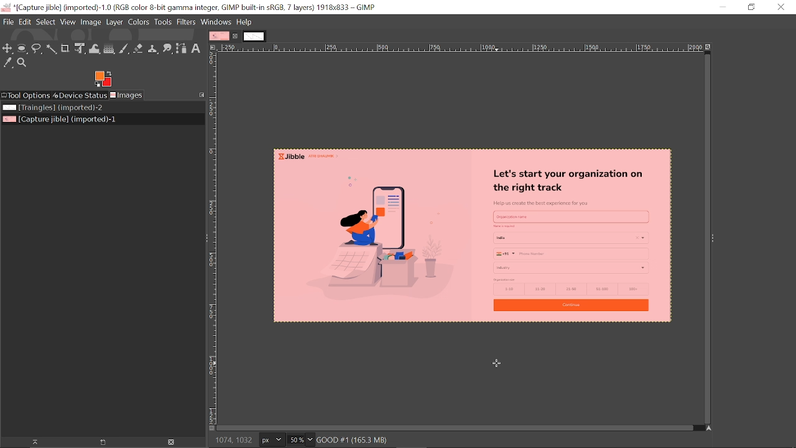 This screenshot has width=796, height=448. I want to click on Current zoom, so click(297, 439).